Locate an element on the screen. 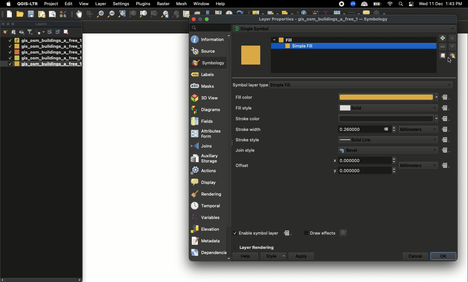 Image resolution: width=468 pixels, height=282 pixels. Actions is located at coordinates (206, 171).